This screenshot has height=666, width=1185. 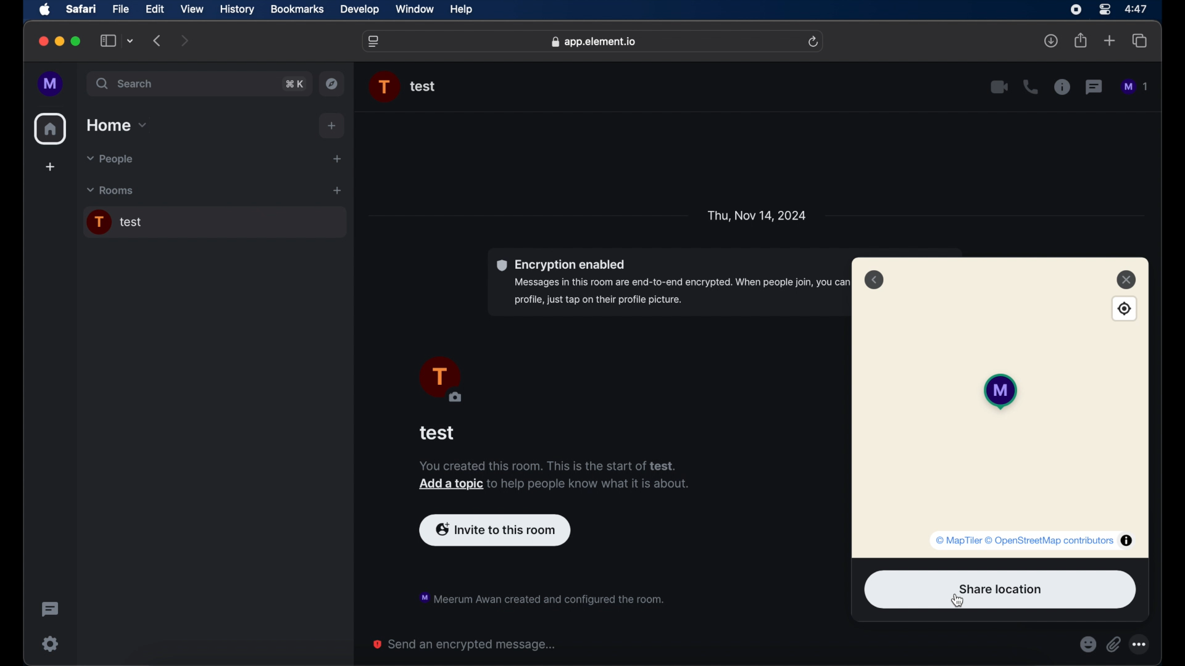 I want to click on start a new chat, so click(x=337, y=158).